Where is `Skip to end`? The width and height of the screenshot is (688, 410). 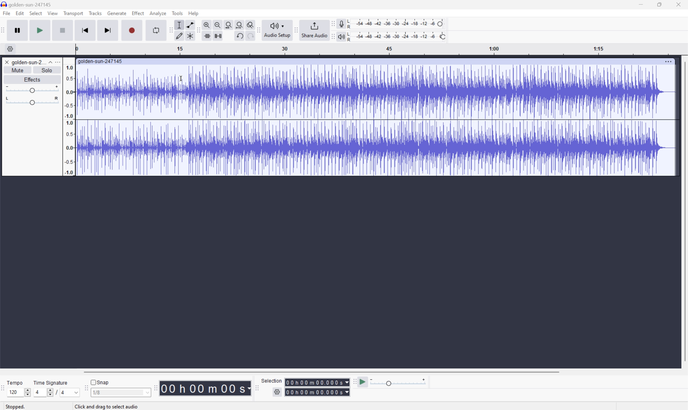
Skip to end is located at coordinates (108, 30).